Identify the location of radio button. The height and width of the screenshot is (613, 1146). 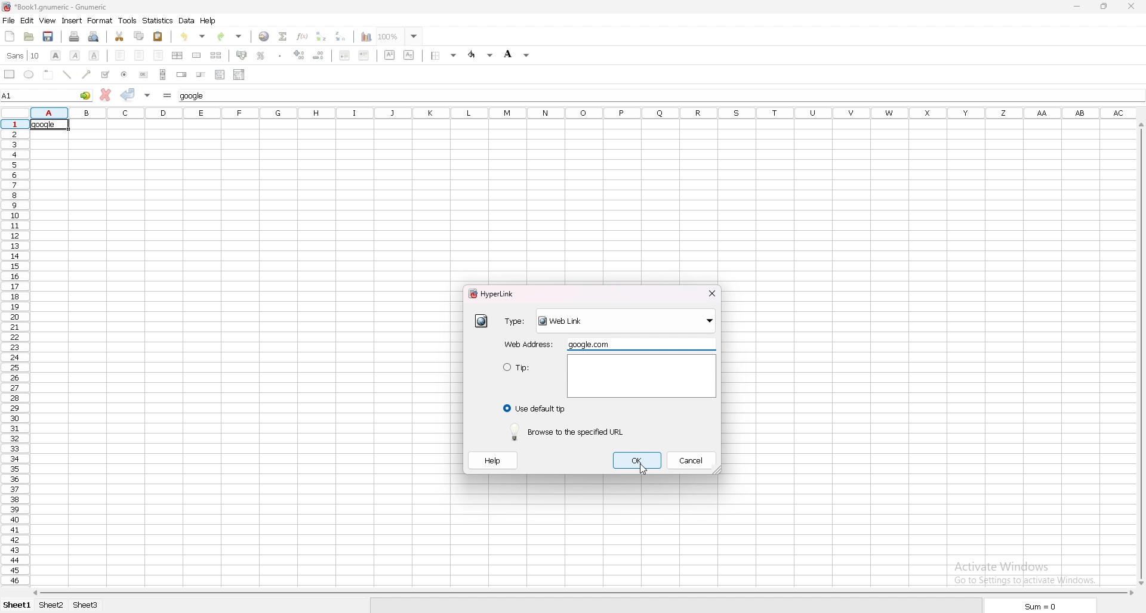
(127, 75).